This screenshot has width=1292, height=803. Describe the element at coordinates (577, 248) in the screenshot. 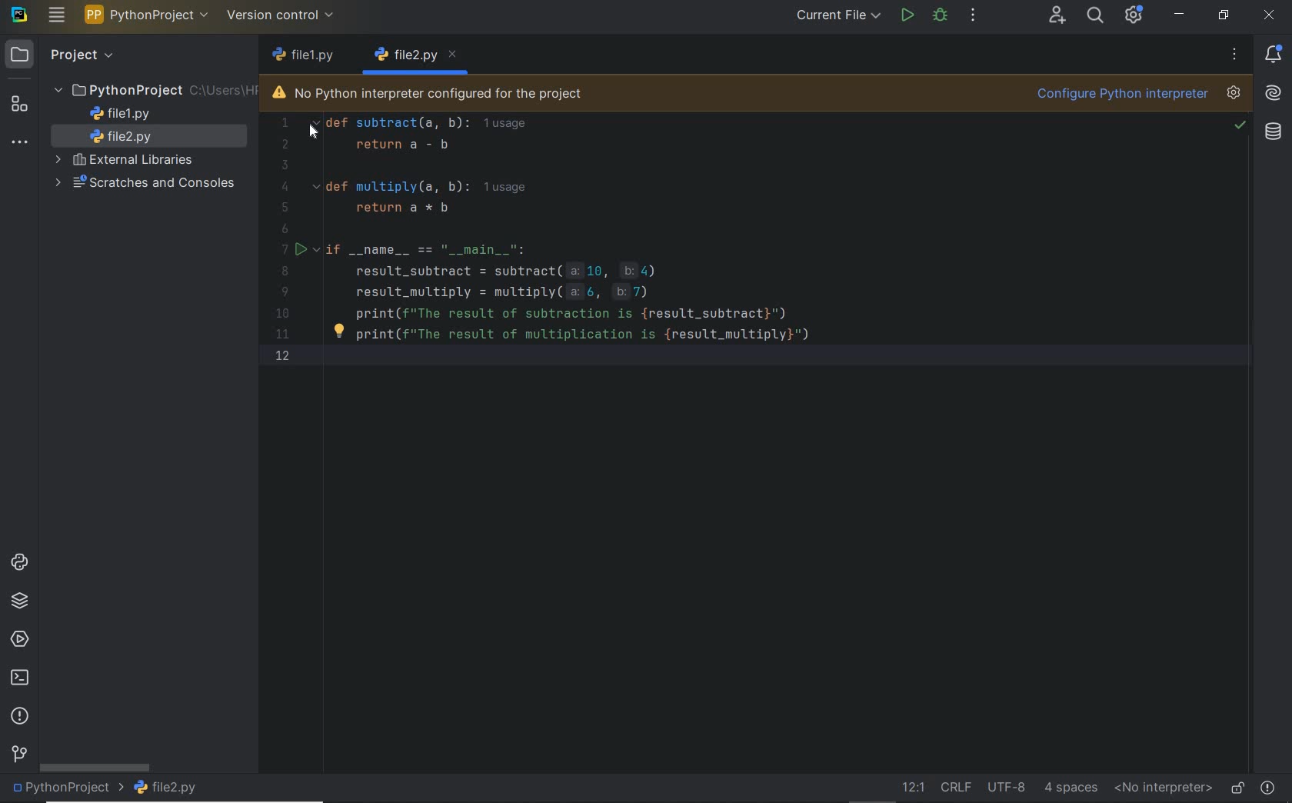

I see `Code` at that location.